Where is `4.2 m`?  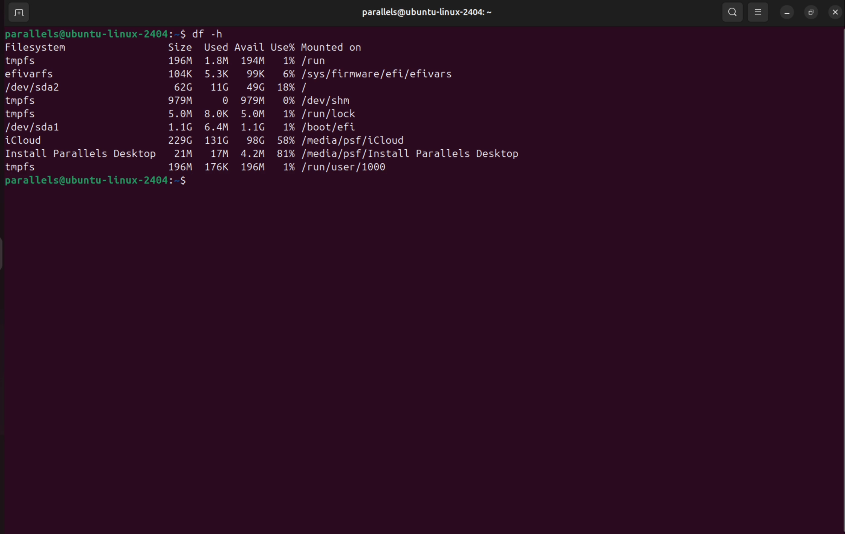
4.2 m is located at coordinates (252, 155).